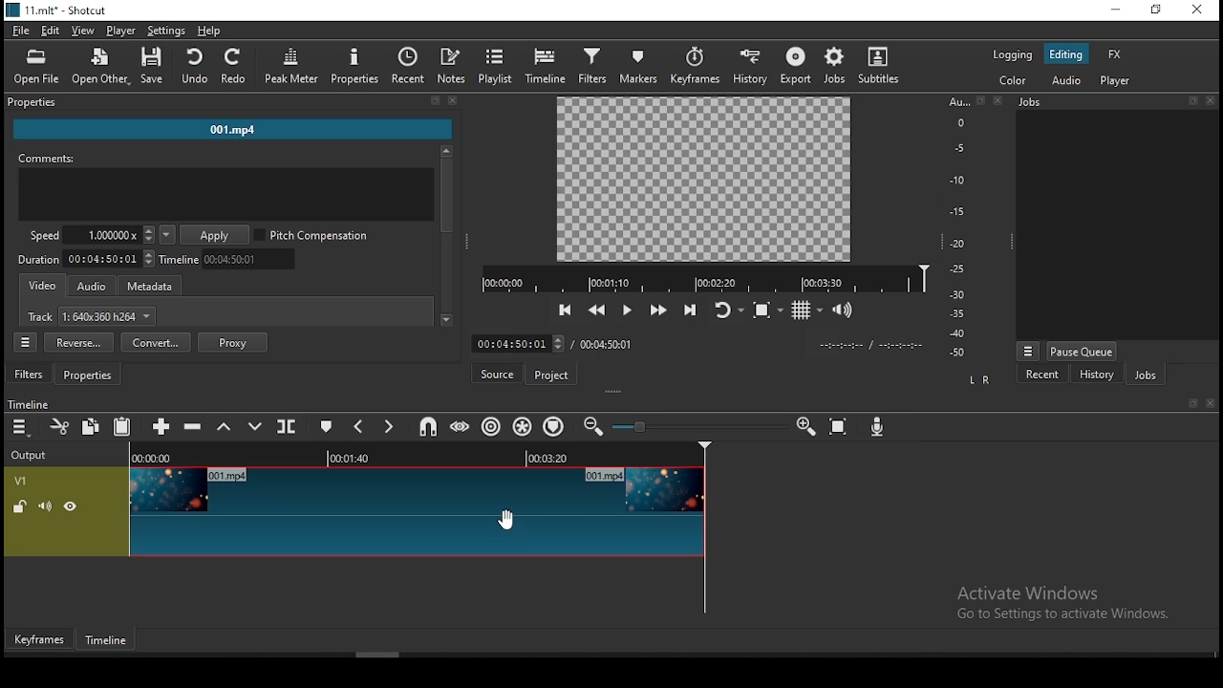 The image size is (1223, 688). Describe the element at coordinates (1012, 79) in the screenshot. I see `color` at that location.